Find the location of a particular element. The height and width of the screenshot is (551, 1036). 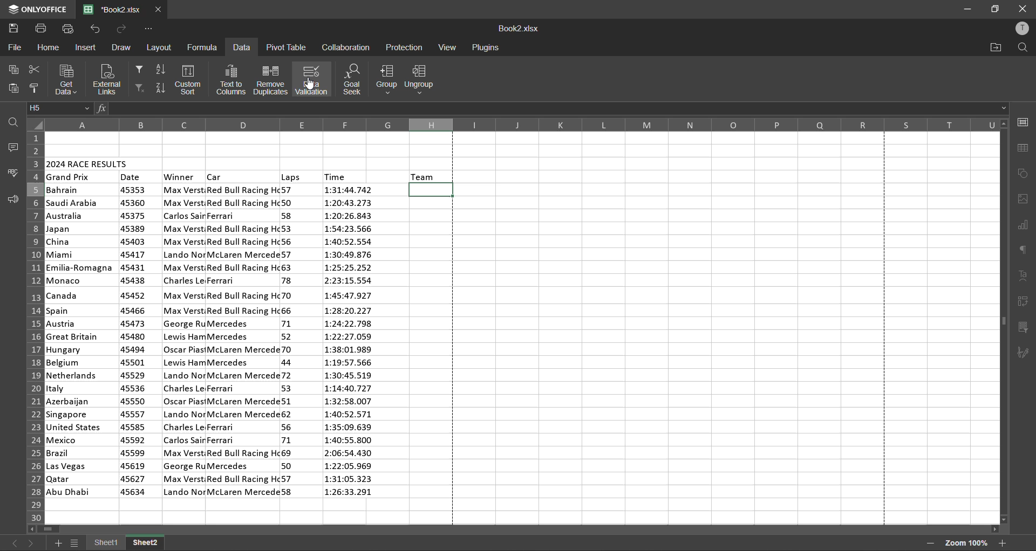

2024 race results is located at coordinates (88, 162).